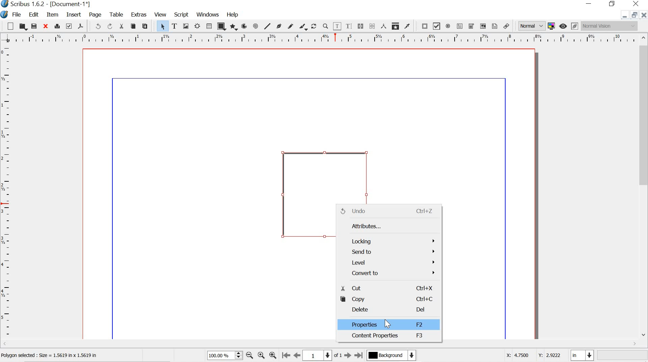 The image size is (648, 362). I want to click on polygon, so click(234, 27).